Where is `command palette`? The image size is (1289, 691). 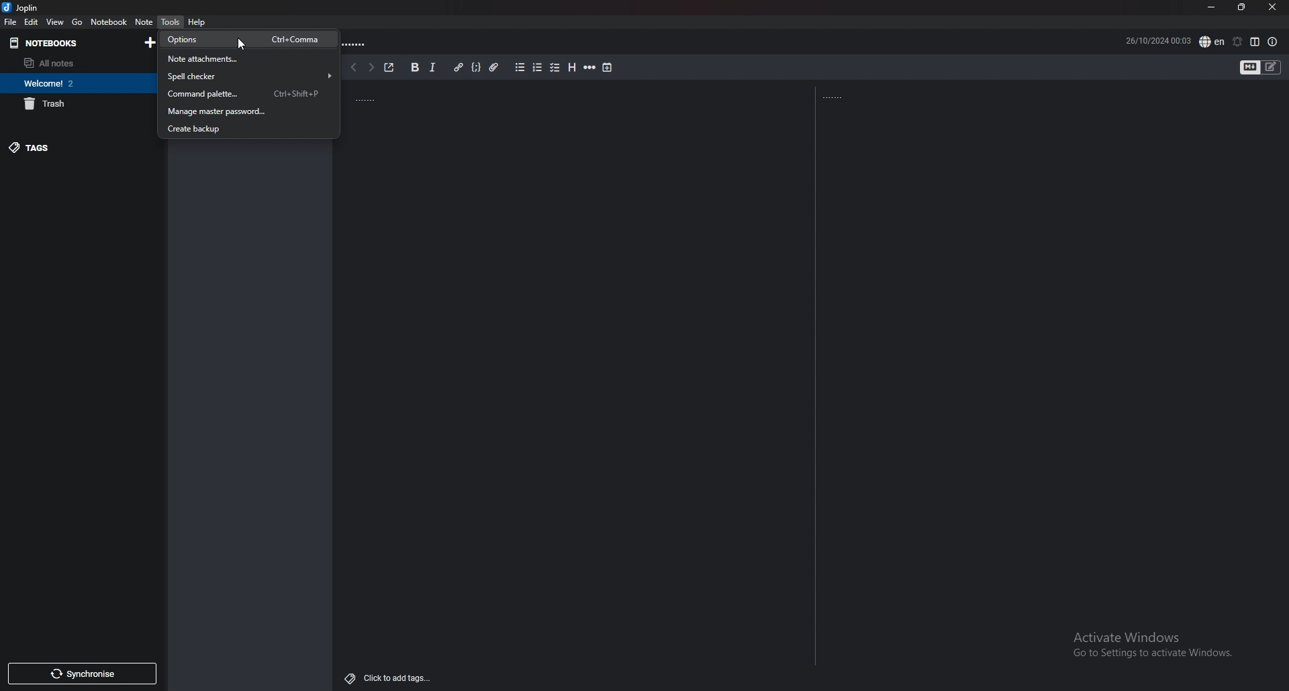 command palette is located at coordinates (245, 94).